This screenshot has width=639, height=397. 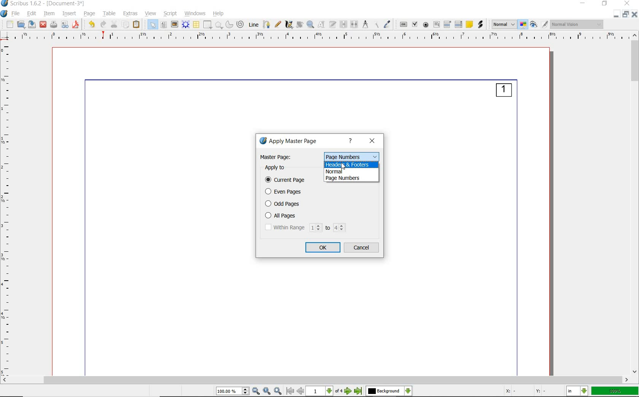 What do you see at coordinates (186, 24) in the screenshot?
I see `render frame` at bounding box center [186, 24].